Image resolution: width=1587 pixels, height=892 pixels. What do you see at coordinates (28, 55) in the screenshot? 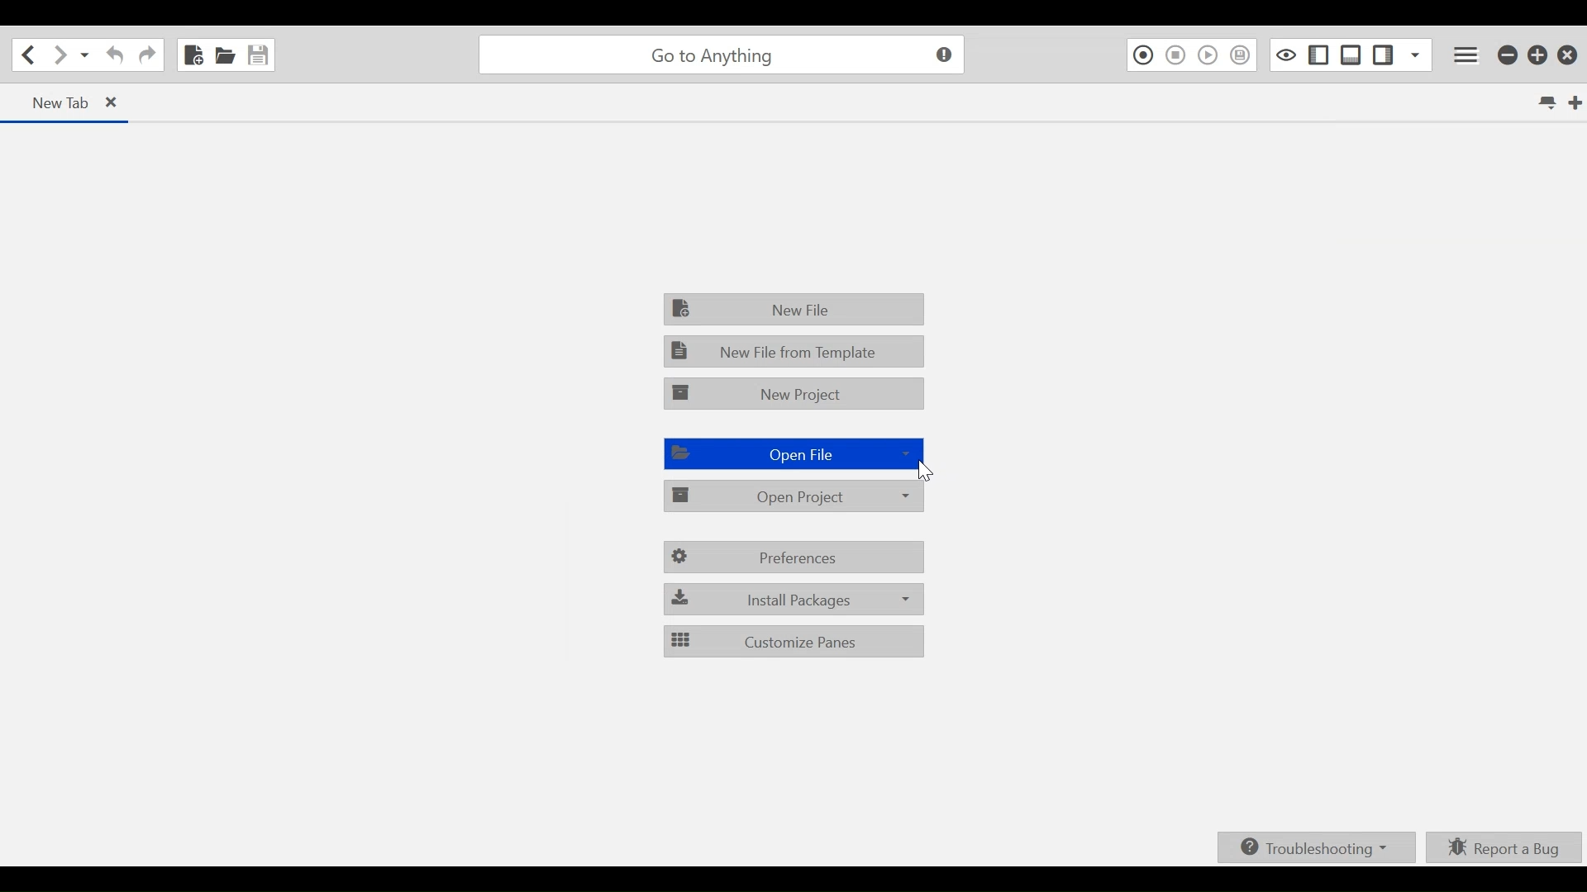
I see `Go back one location` at bounding box center [28, 55].